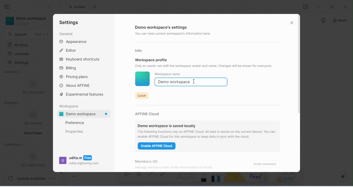 This screenshot has height=187, width=353. Describe the element at coordinates (127, 177) in the screenshot. I see `select` at that location.